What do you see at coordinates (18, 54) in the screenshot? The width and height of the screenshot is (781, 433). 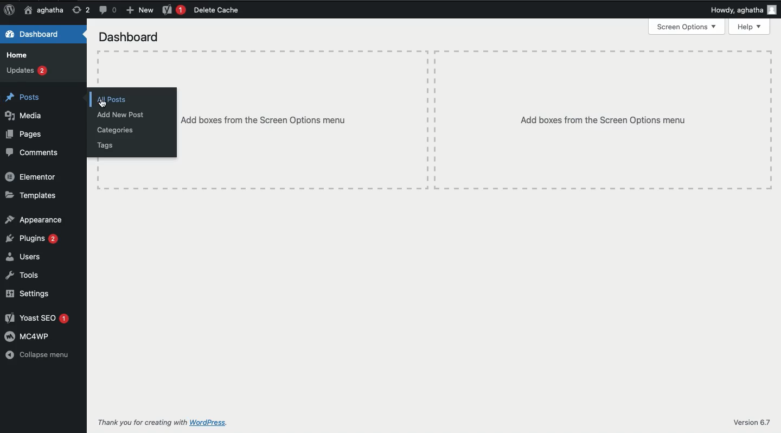 I see `Home` at bounding box center [18, 54].